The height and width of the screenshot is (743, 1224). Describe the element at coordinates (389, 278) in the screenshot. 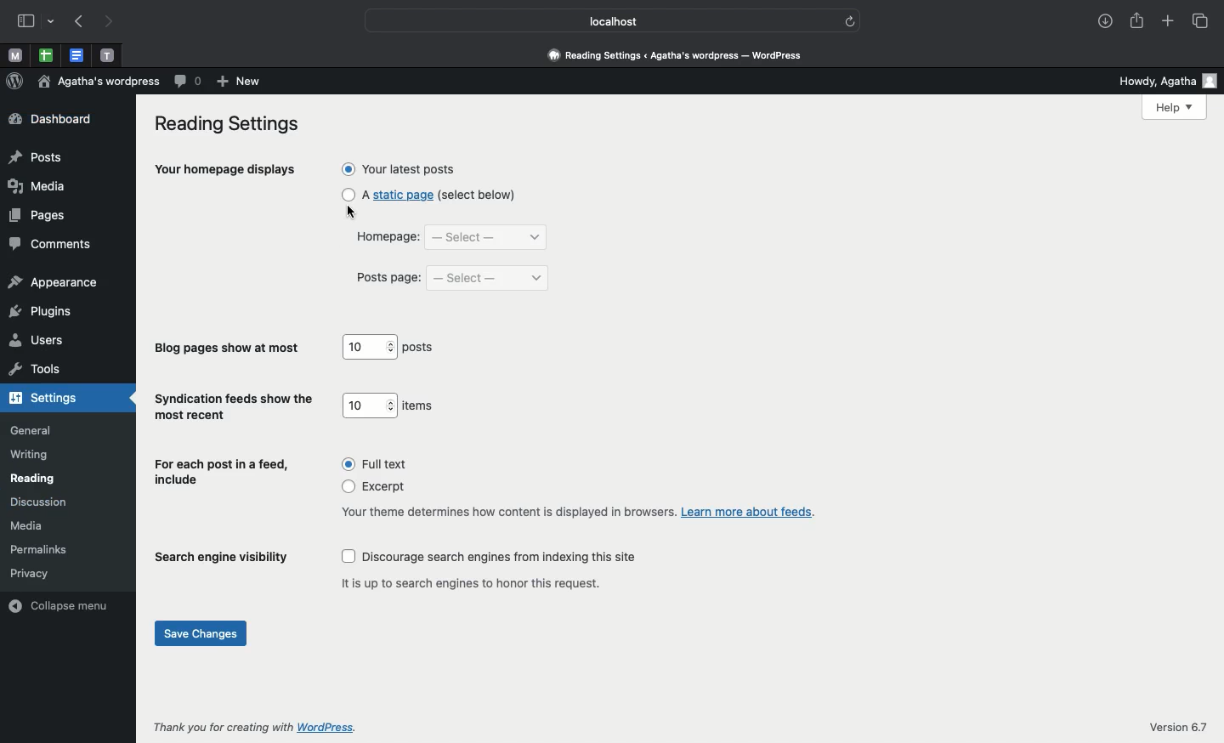

I see `Posts page` at that location.